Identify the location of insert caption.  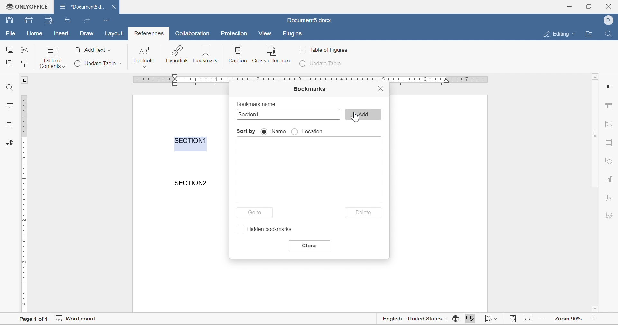
(237, 55).